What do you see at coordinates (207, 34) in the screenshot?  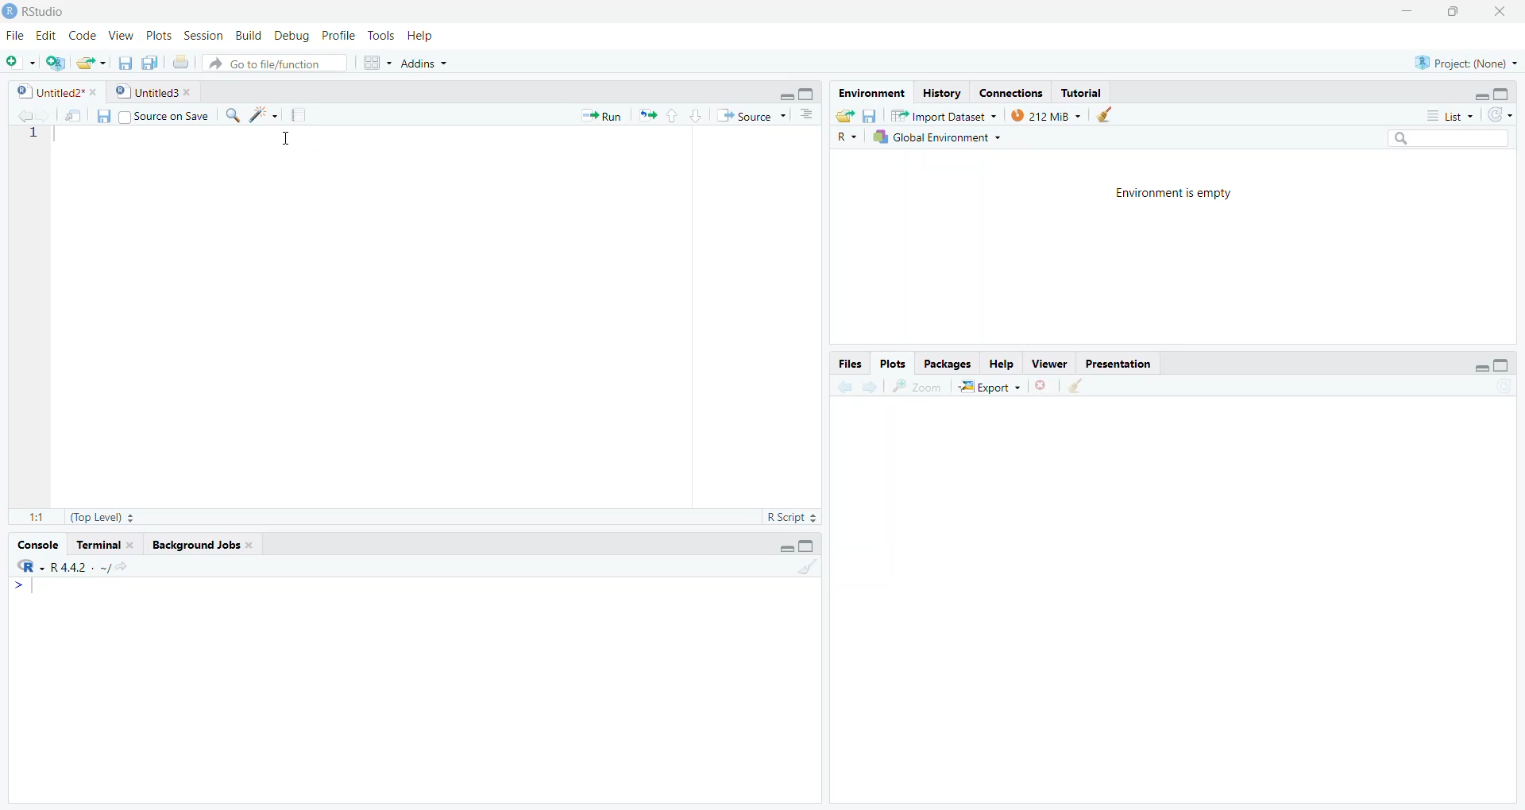 I see `session` at bounding box center [207, 34].